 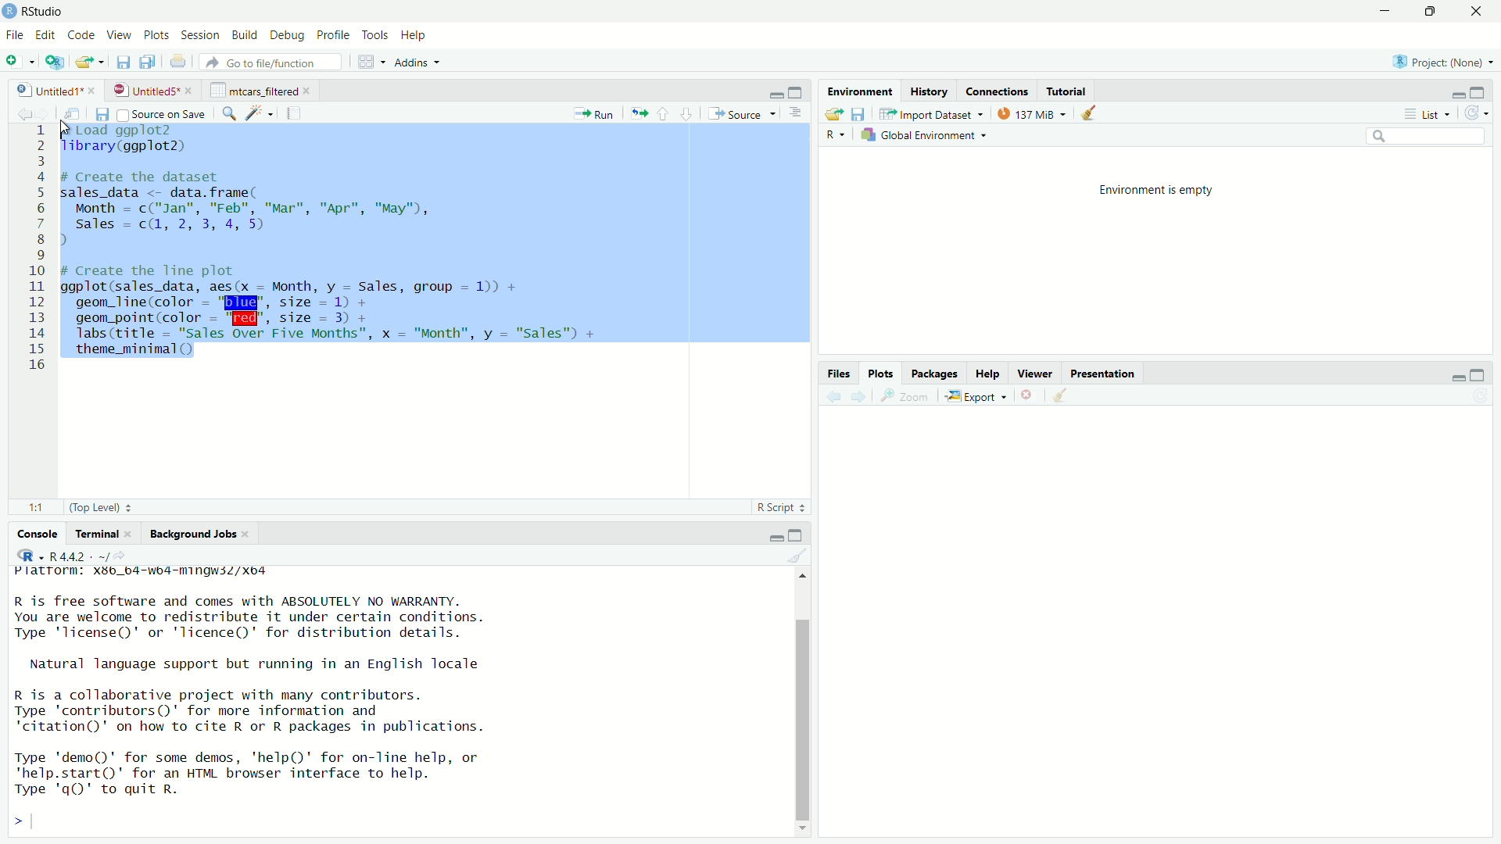 I want to click on open a existing file, so click(x=87, y=63).